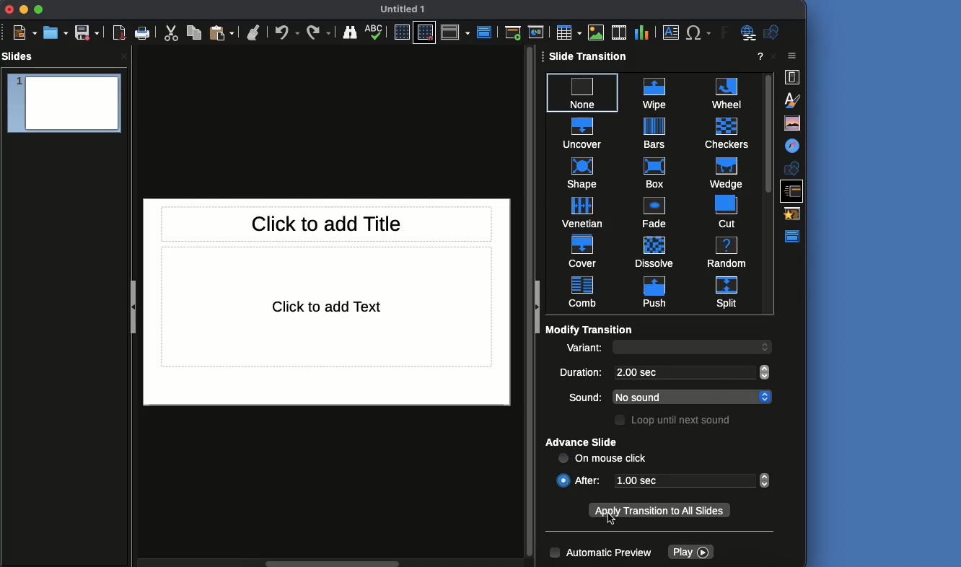  I want to click on fade, so click(653, 211).